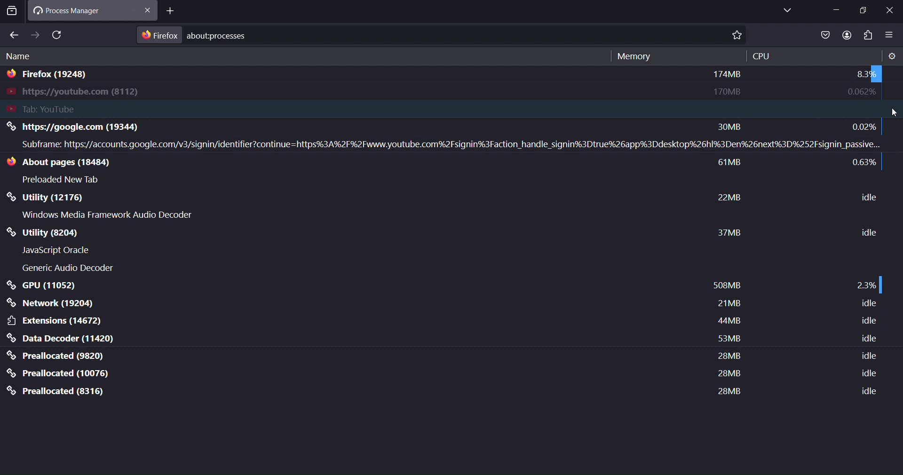 This screenshot has width=903, height=475. What do you see at coordinates (730, 357) in the screenshot?
I see `28mb` at bounding box center [730, 357].